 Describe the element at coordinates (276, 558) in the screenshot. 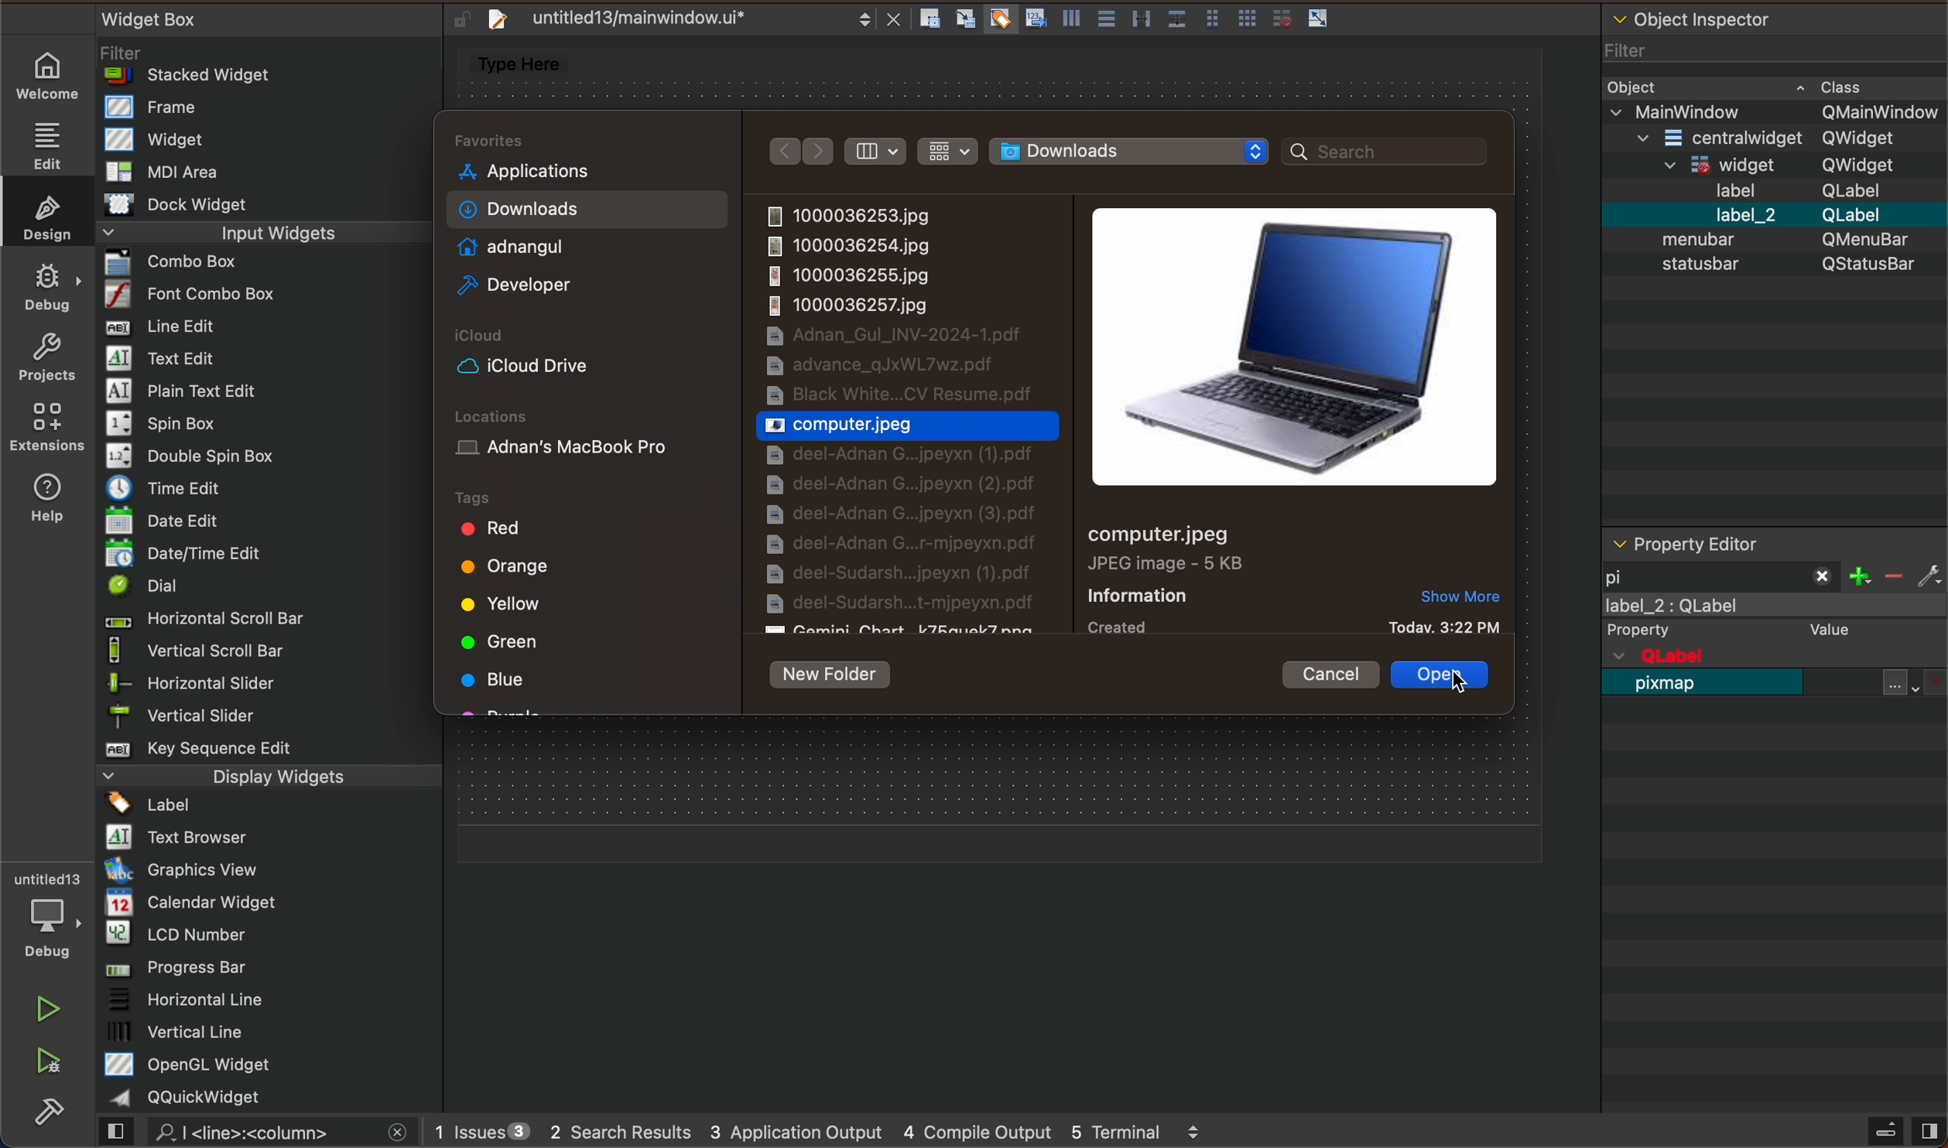

I see `widget box` at that location.